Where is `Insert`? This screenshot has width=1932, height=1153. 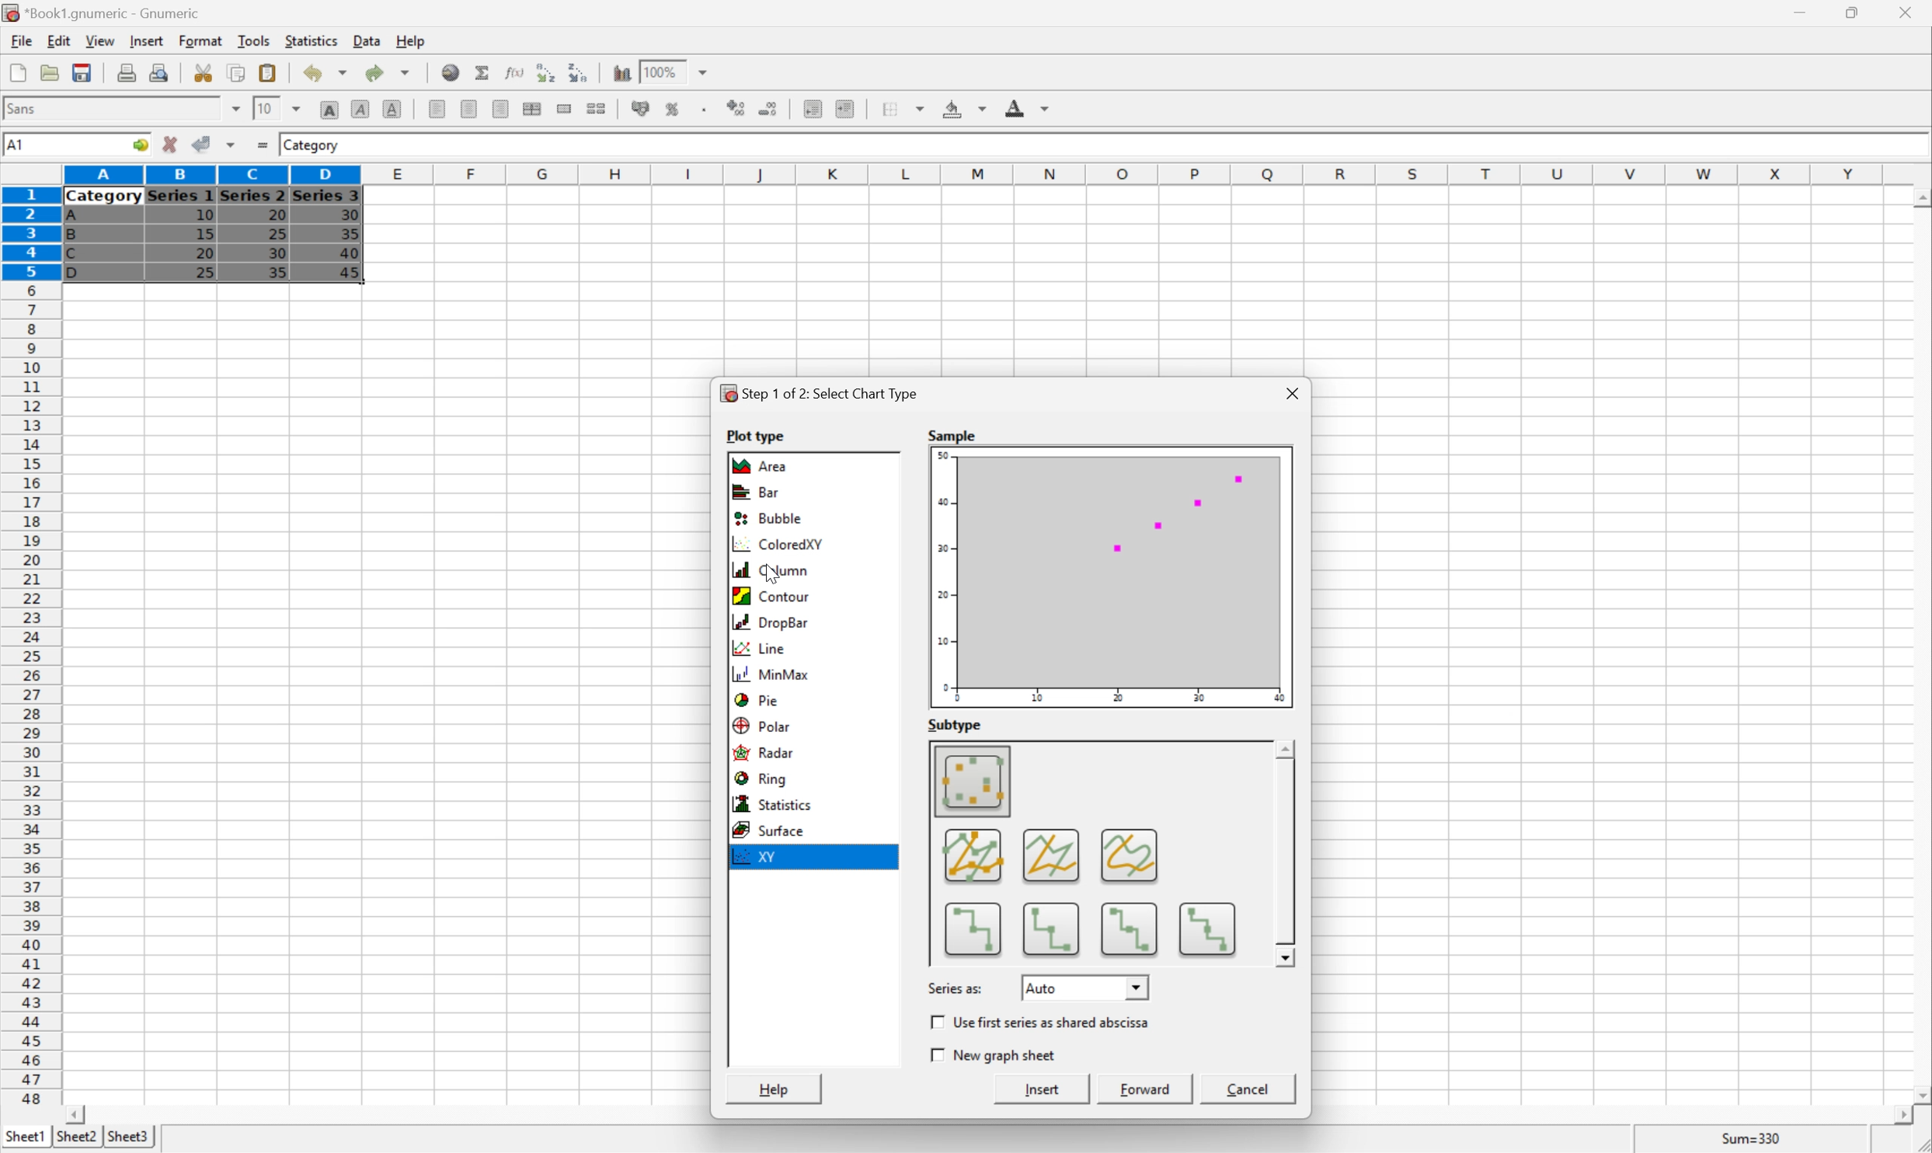
Insert is located at coordinates (148, 41).